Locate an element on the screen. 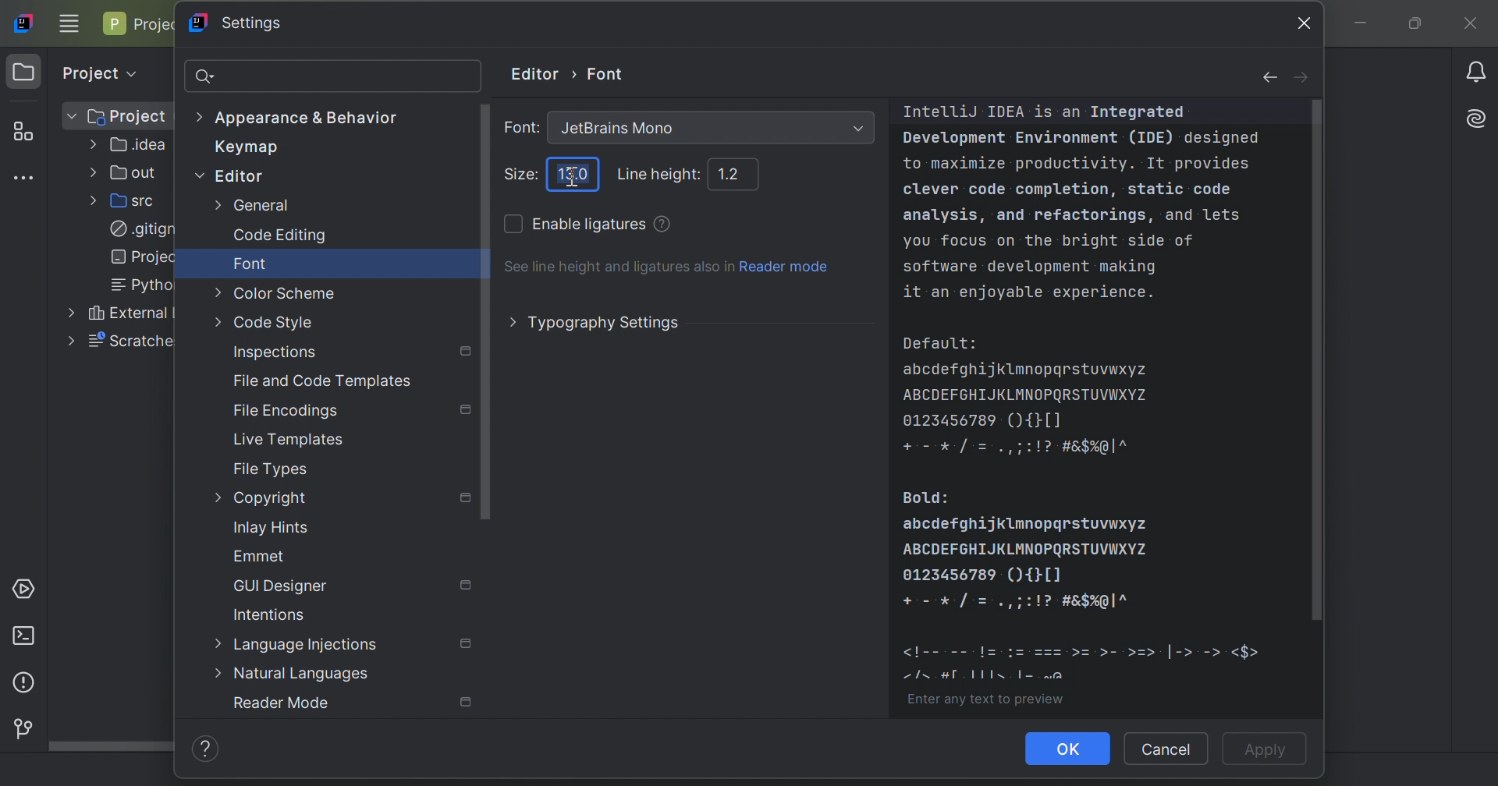  Arrow is located at coordinates (576, 73).